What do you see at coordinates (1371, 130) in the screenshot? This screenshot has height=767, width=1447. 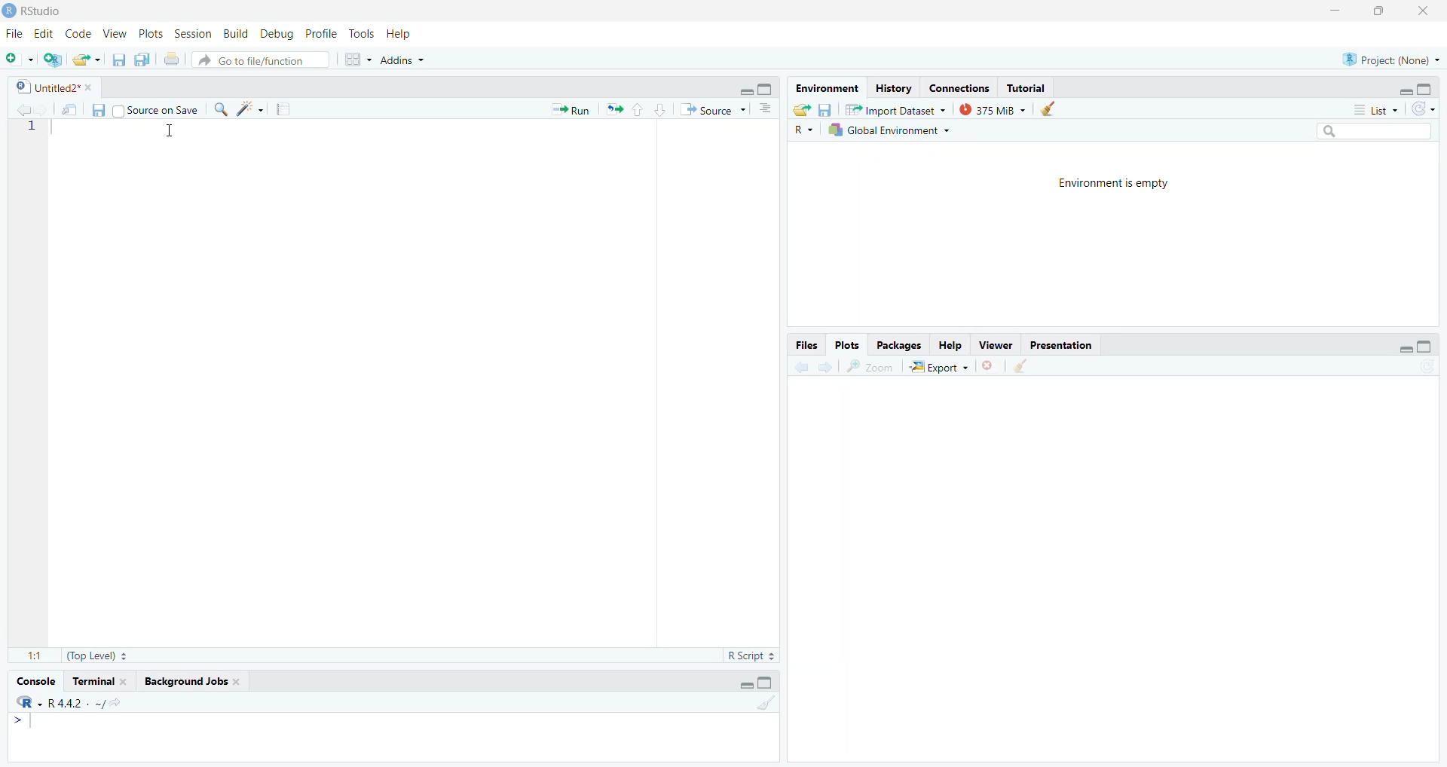 I see `search bar` at bounding box center [1371, 130].